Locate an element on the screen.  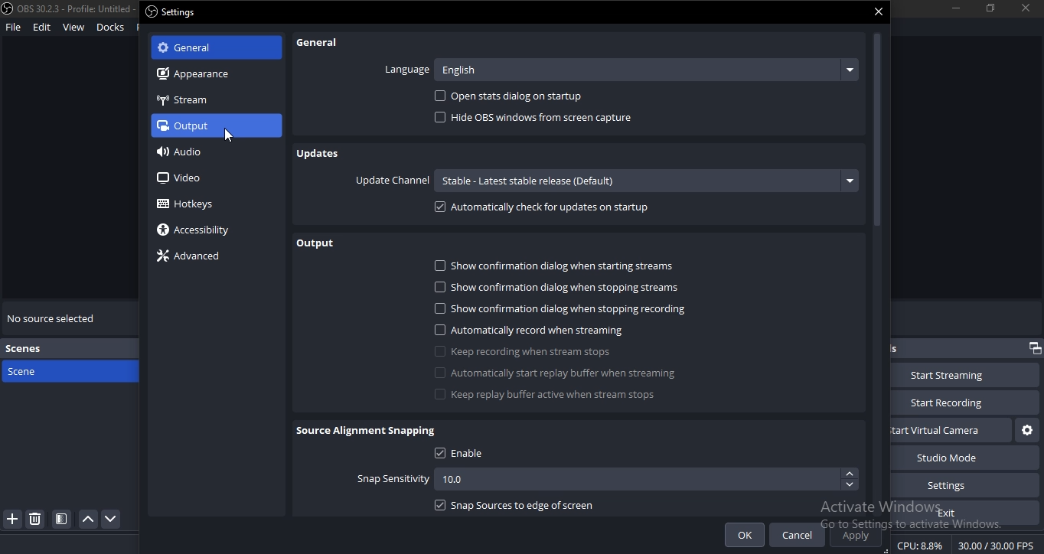
delete scene is located at coordinates (36, 521).